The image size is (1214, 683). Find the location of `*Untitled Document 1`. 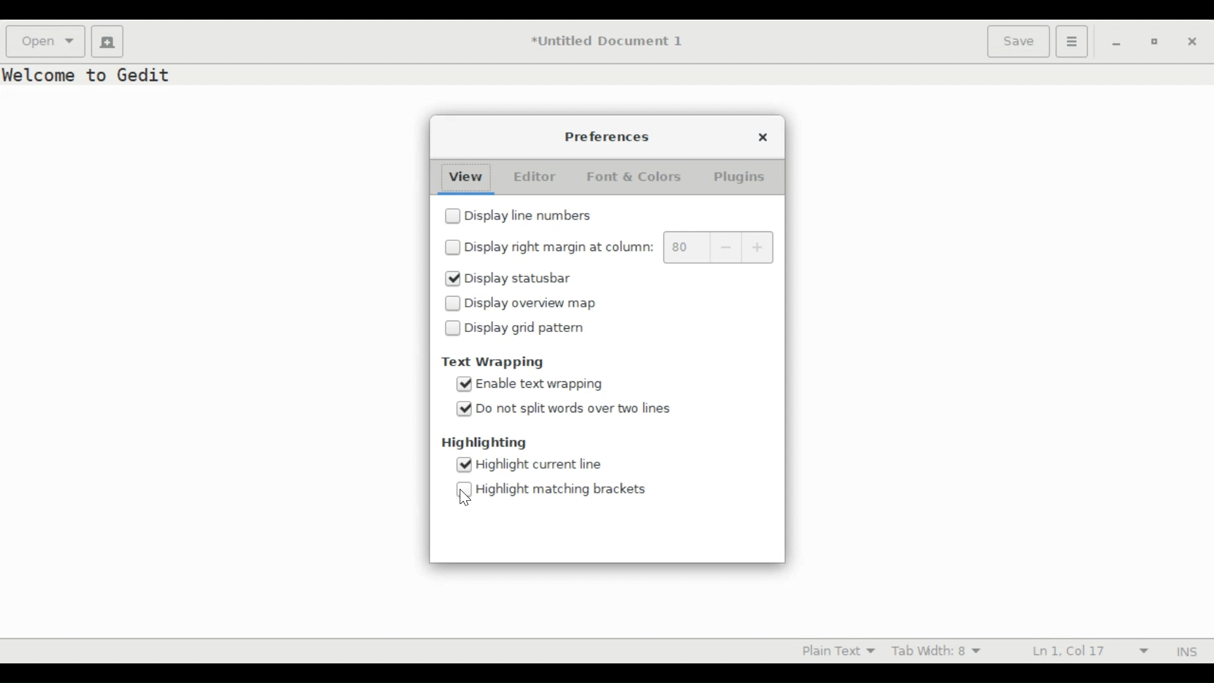

*Untitled Document 1 is located at coordinates (608, 42).